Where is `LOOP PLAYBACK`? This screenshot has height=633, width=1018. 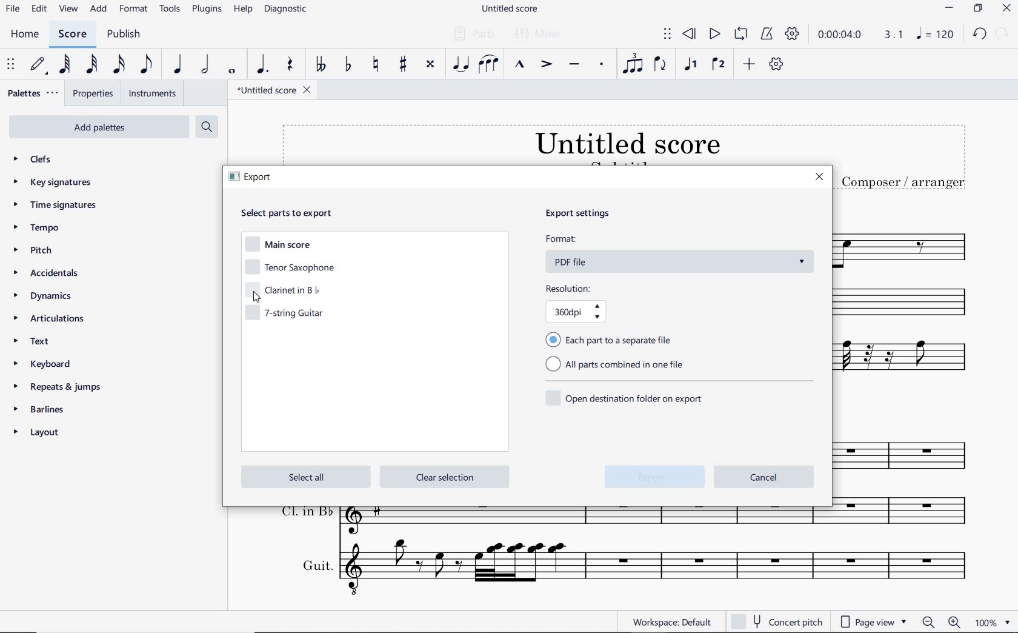 LOOP PLAYBACK is located at coordinates (740, 35).